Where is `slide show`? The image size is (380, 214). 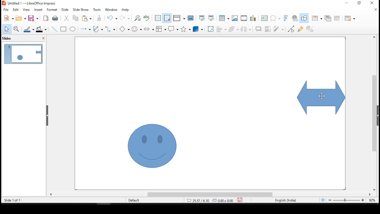
slide show is located at coordinates (80, 9).